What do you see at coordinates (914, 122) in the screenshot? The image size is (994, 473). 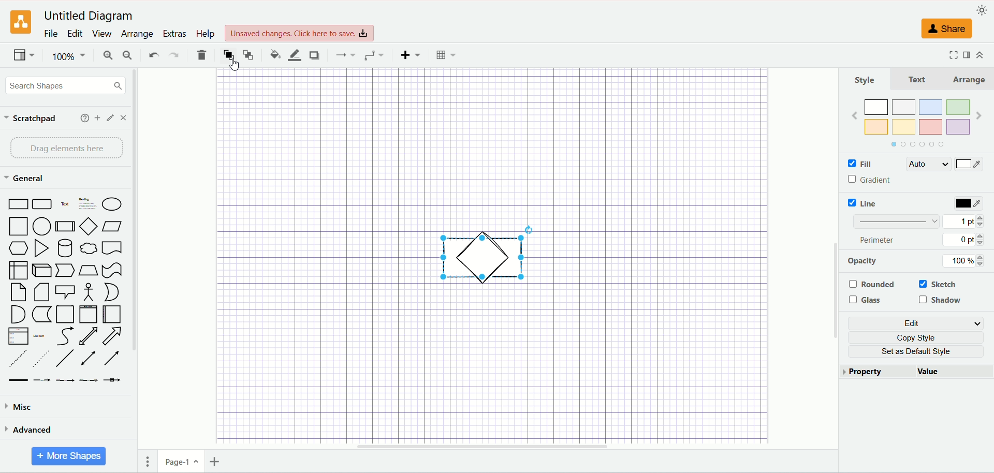 I see `color Shapes` at bounding box center [914, 122].